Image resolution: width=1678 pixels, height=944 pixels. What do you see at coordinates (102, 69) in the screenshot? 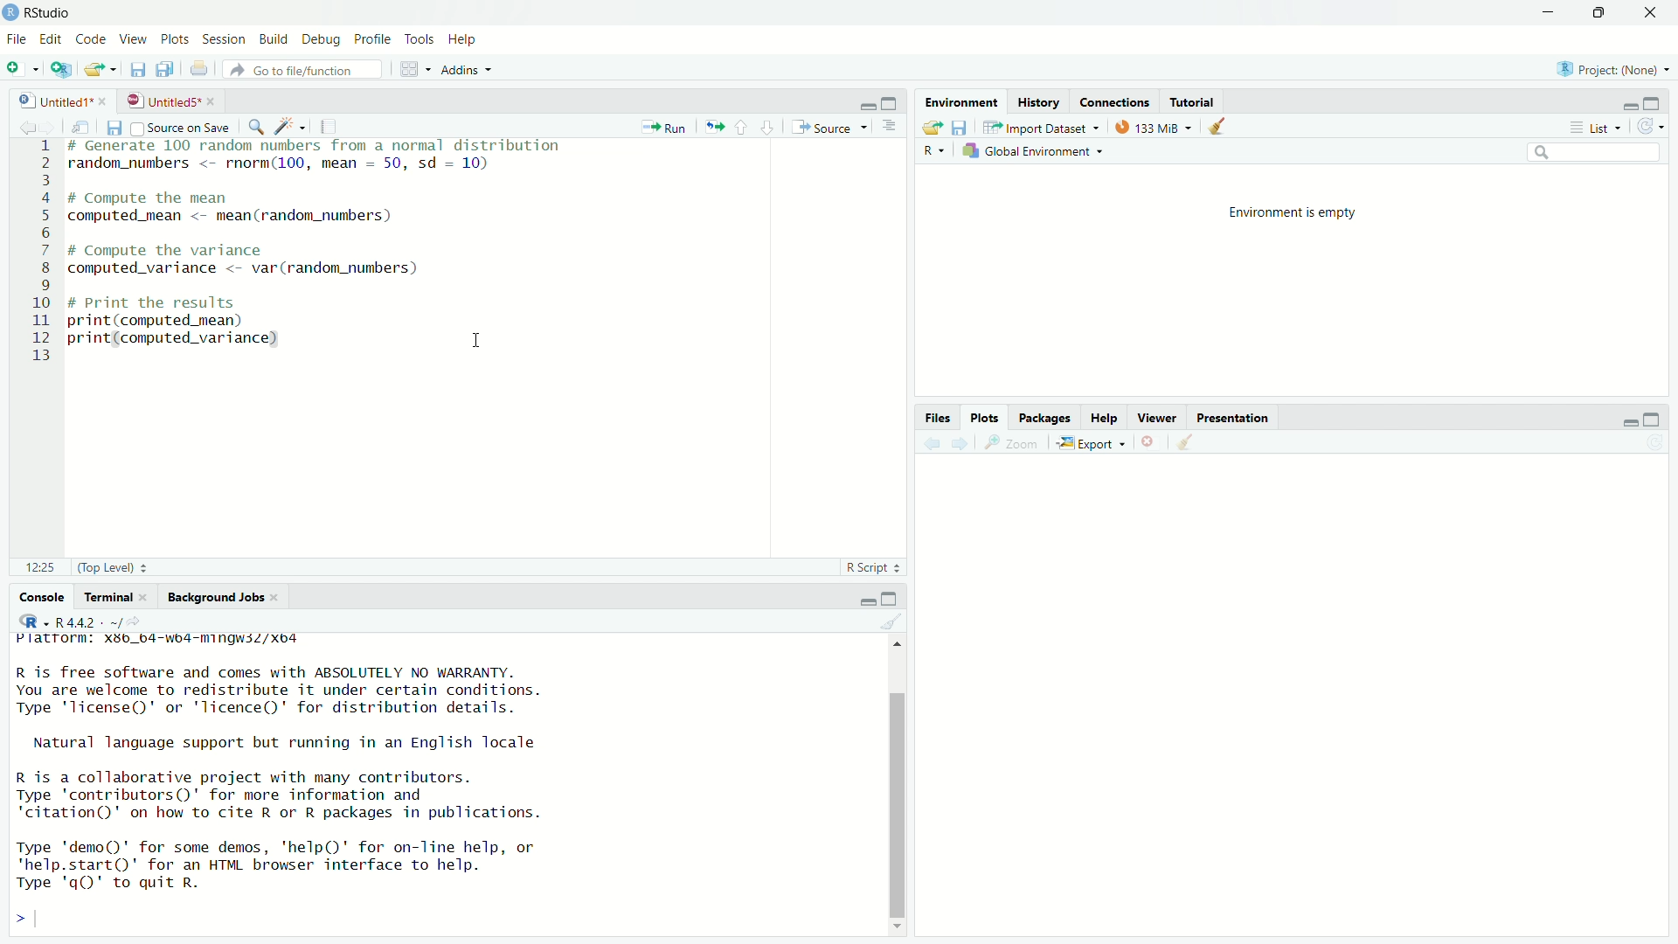
I see `open an existing file` at bounding box center [102, 69].